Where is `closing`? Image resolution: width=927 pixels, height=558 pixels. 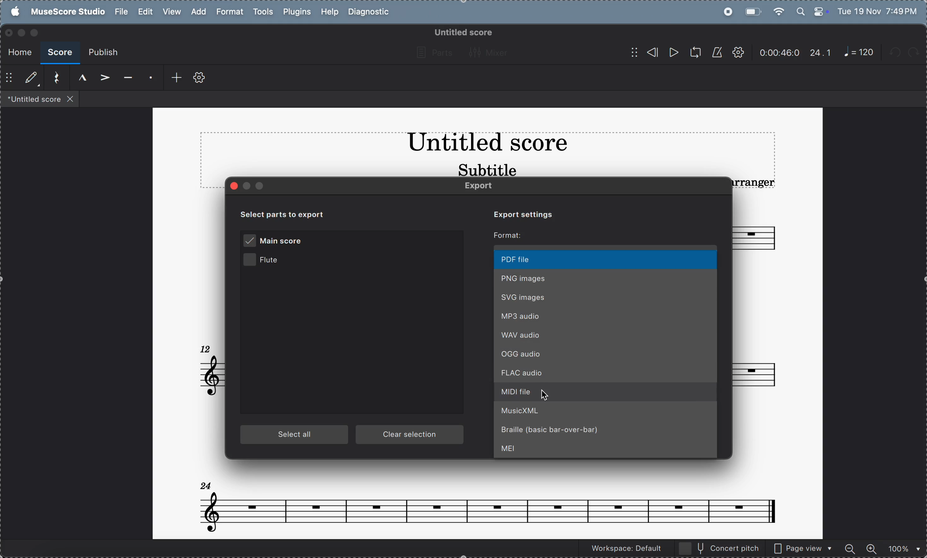
closing is located at coordinates (9, 33).